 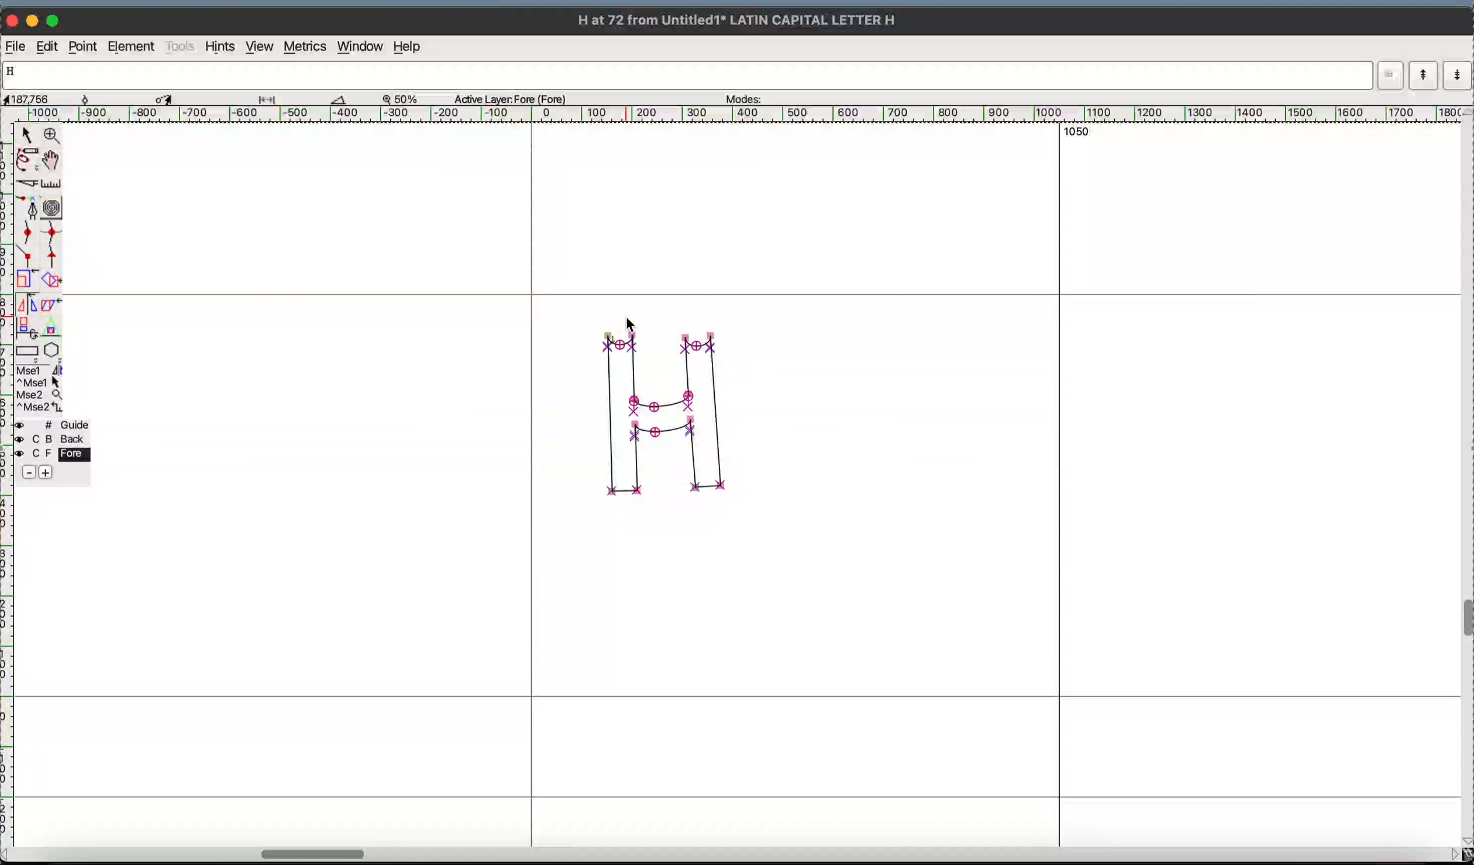 I want to click on rectangle/ellipse, so click(x=27, y=351).